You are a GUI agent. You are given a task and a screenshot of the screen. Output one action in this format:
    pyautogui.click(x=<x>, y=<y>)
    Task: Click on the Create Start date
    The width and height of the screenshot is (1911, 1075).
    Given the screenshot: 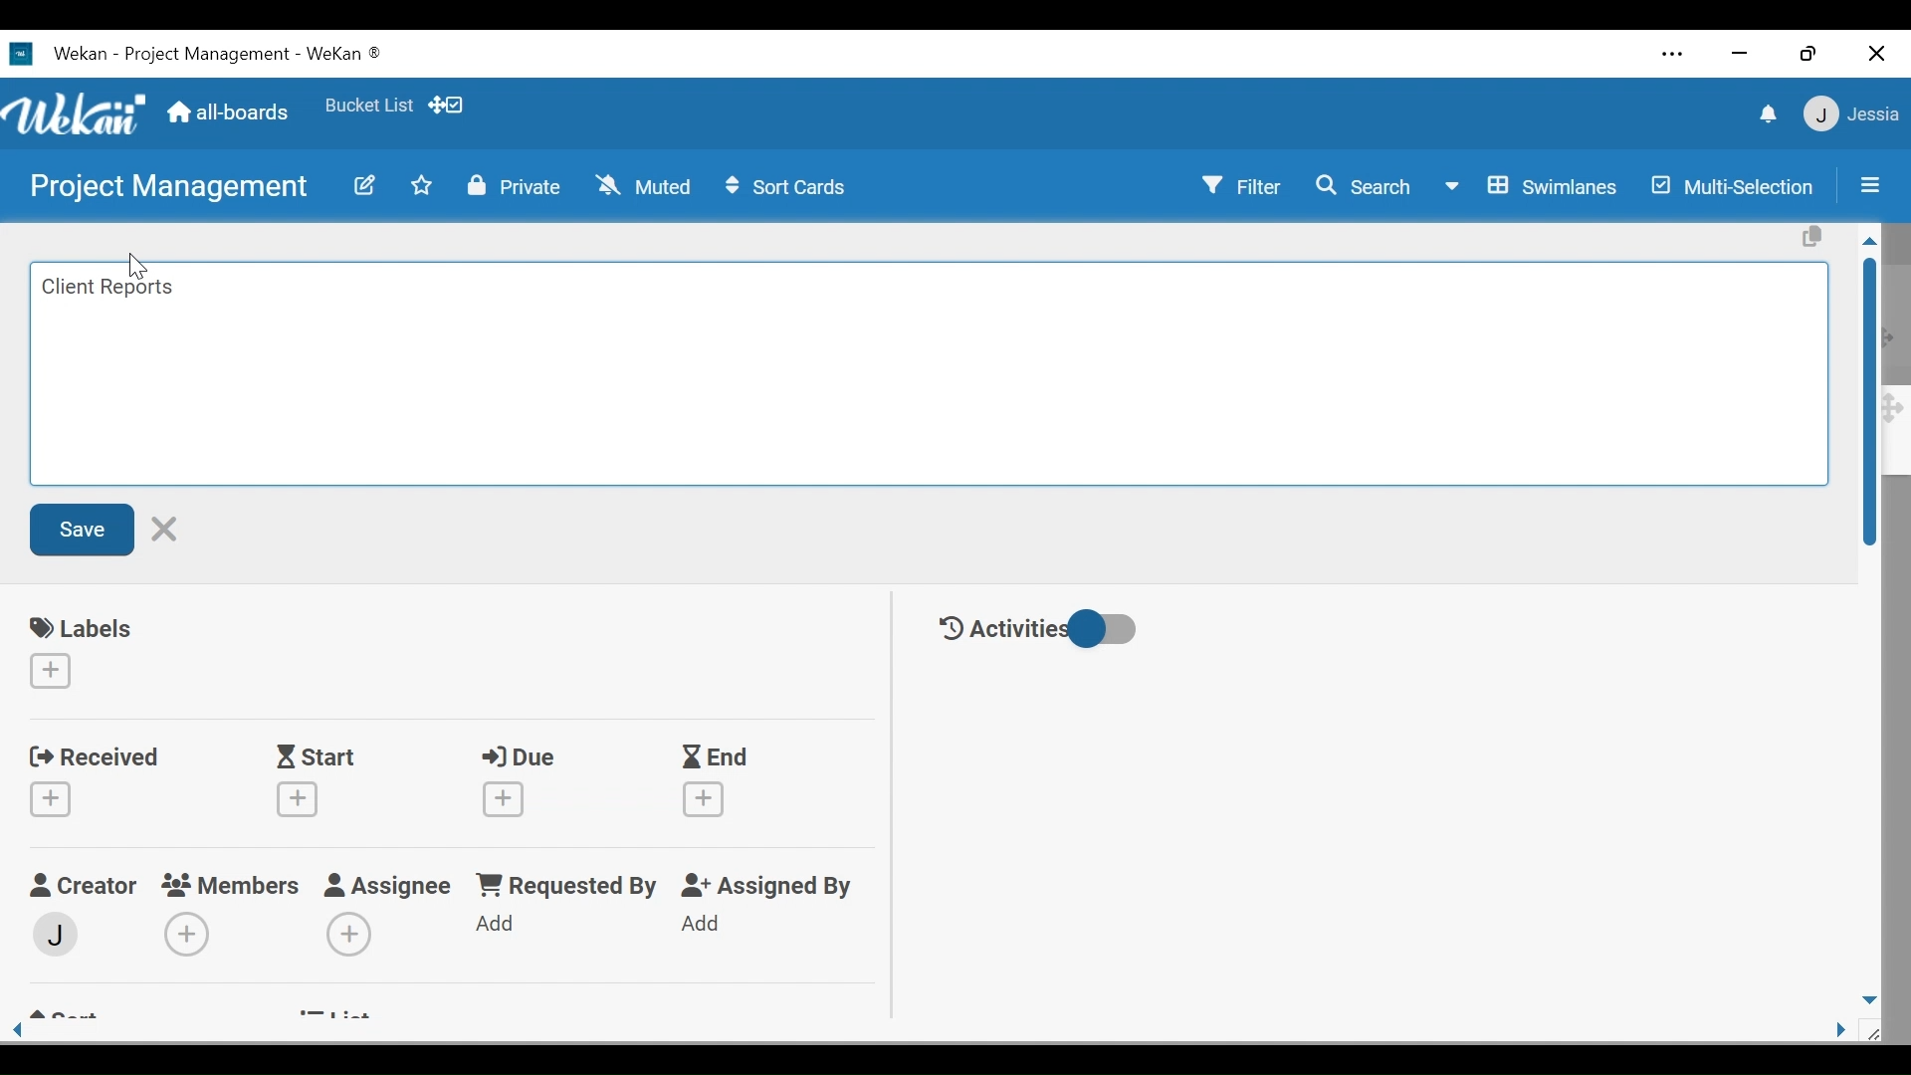 What is the action you would take?
    pyautogui.click(x=298, y=799)
    